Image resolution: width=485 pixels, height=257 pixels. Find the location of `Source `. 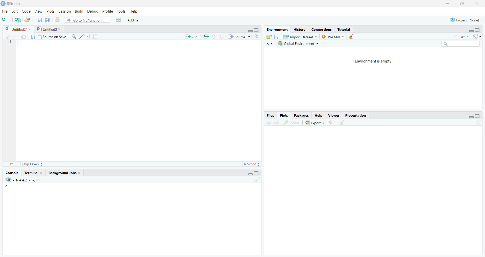

Source  is located at coordinates (239, 37).